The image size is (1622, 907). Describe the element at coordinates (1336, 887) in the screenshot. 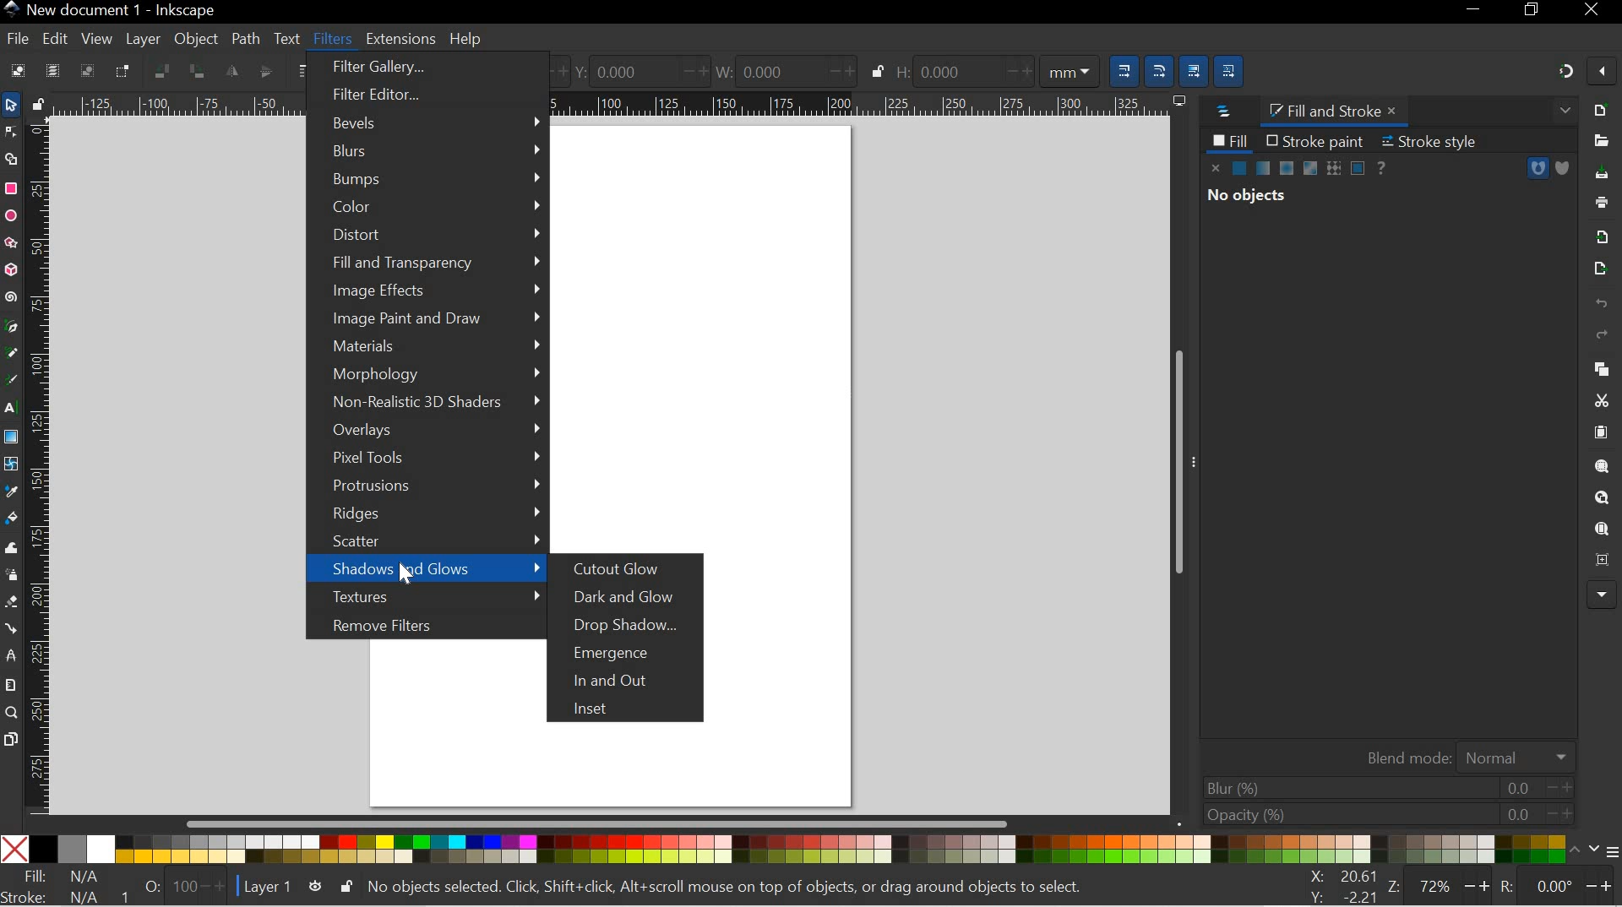

I see `Coordinates` at that location.